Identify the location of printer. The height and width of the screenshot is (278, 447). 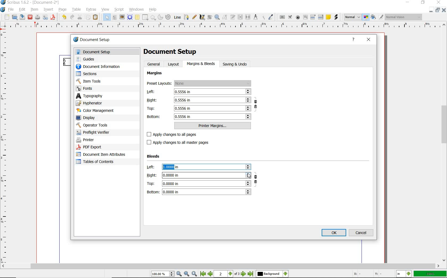
(86, 140).